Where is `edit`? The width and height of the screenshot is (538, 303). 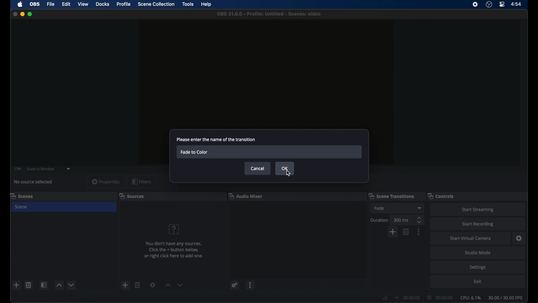
edit is located at coordinates (67, 4).